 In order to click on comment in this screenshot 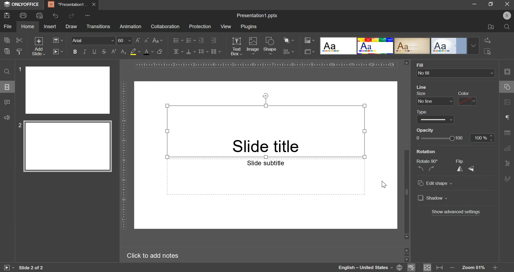, I will do `click(7, 101)`.